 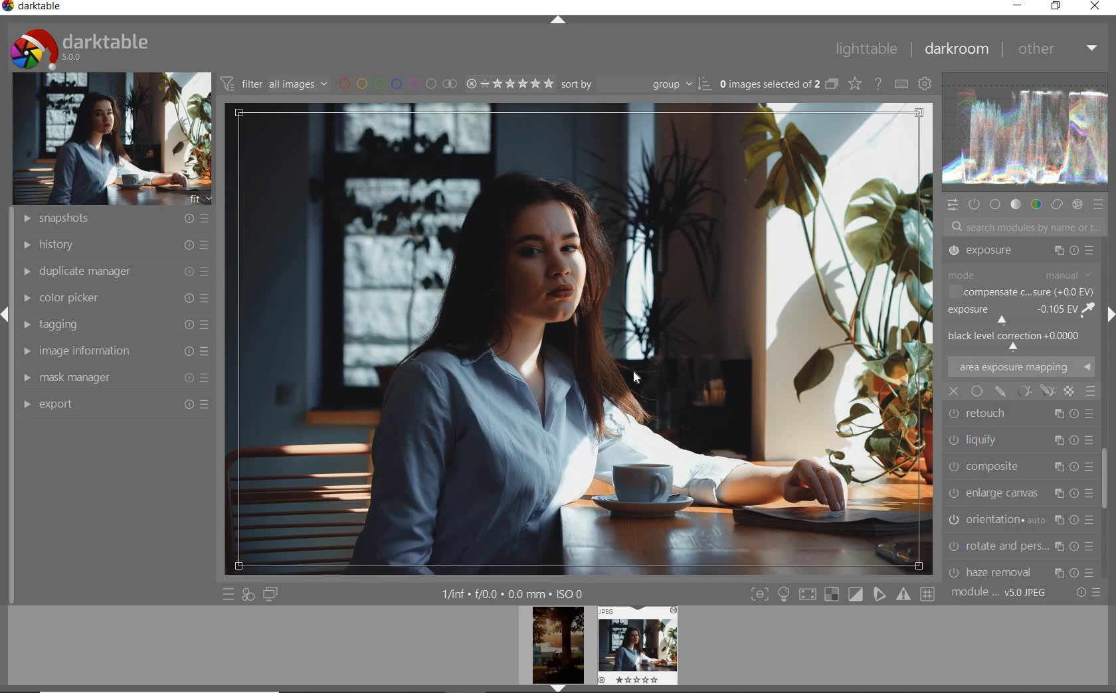 I want to click on FILTER IMAGE, so click(x=271, y=84).